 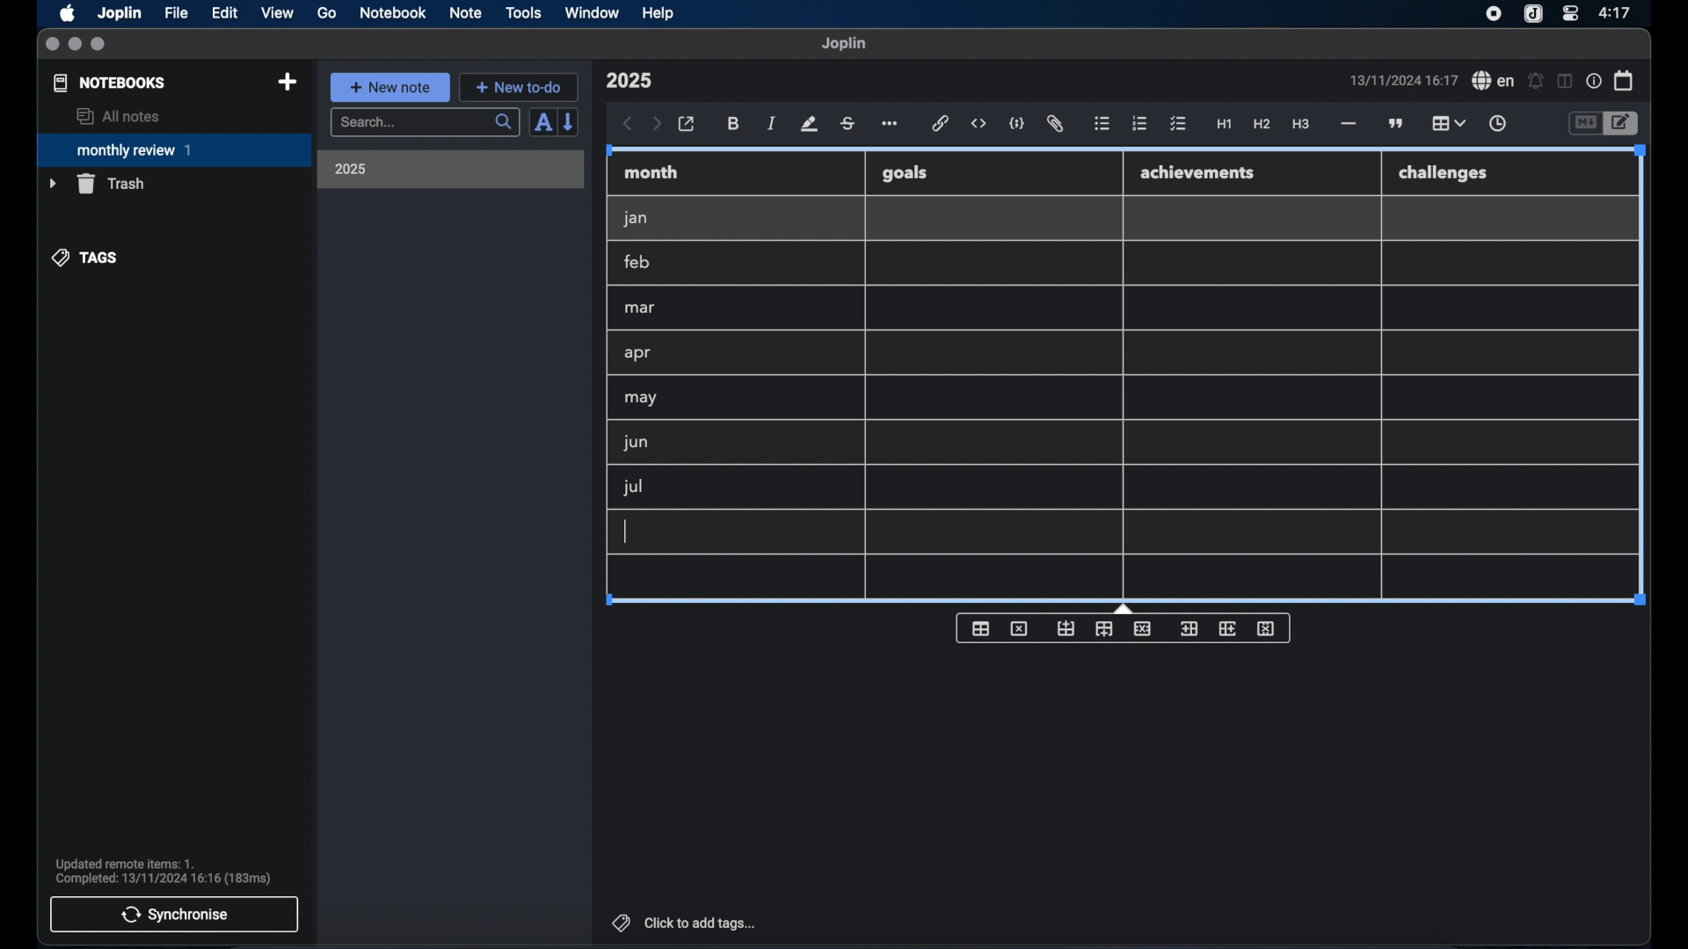 What do you see at coordinates (1497, 124) in the screenshot?
I see `insert time` at bounding box center [1497, 124].